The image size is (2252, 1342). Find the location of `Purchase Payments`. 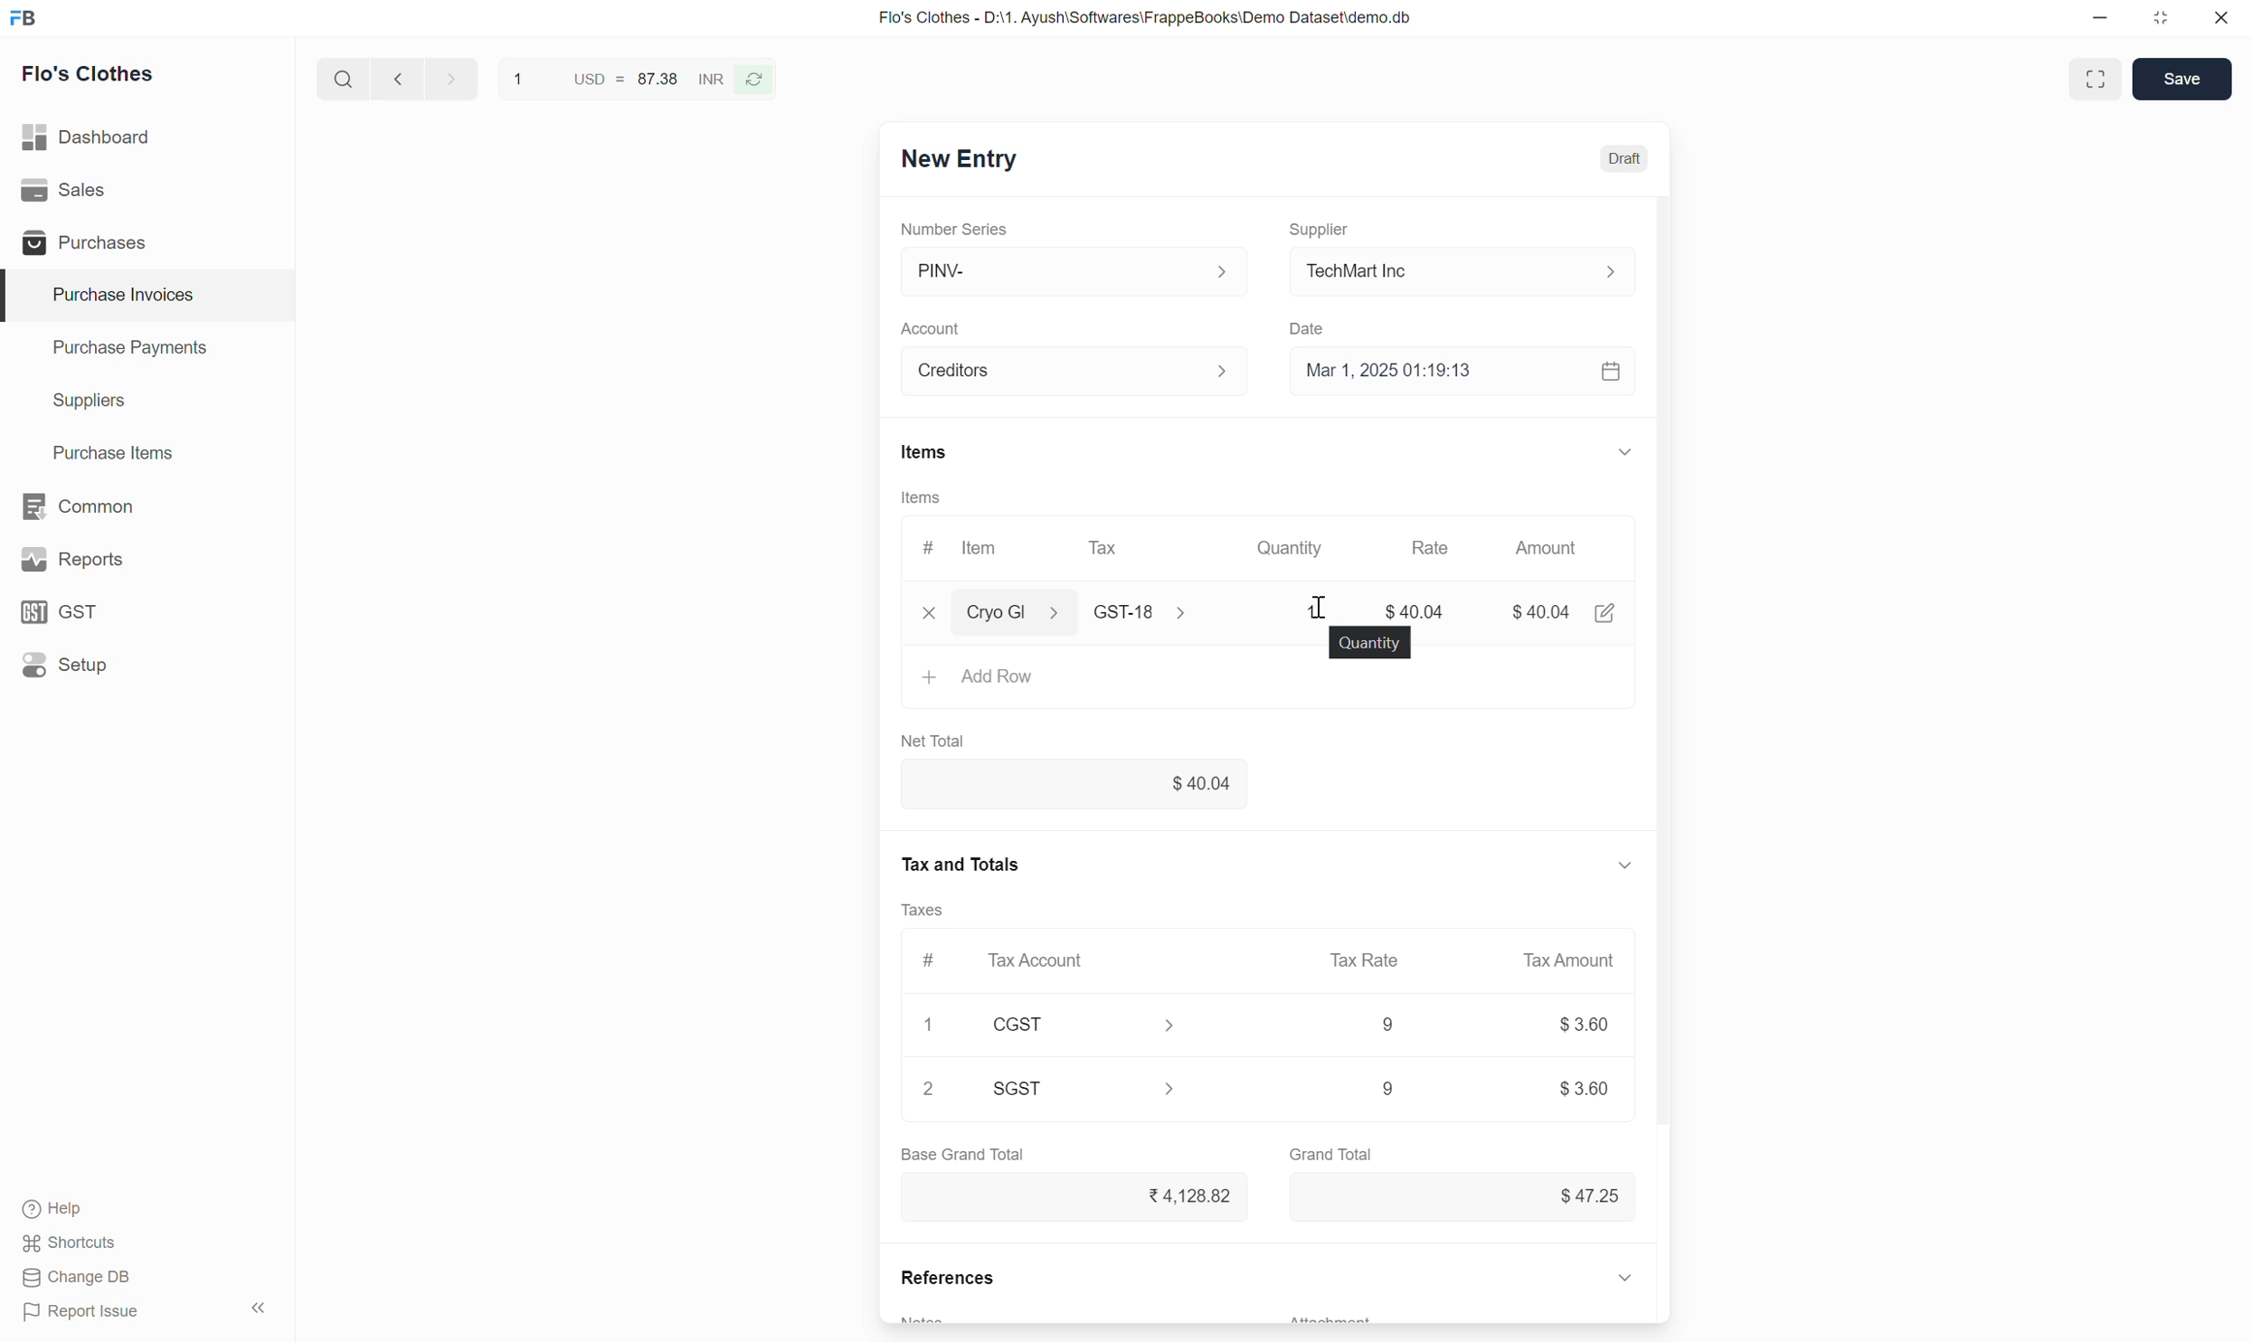

Purchase Payments is located at coordinates (128, 352).